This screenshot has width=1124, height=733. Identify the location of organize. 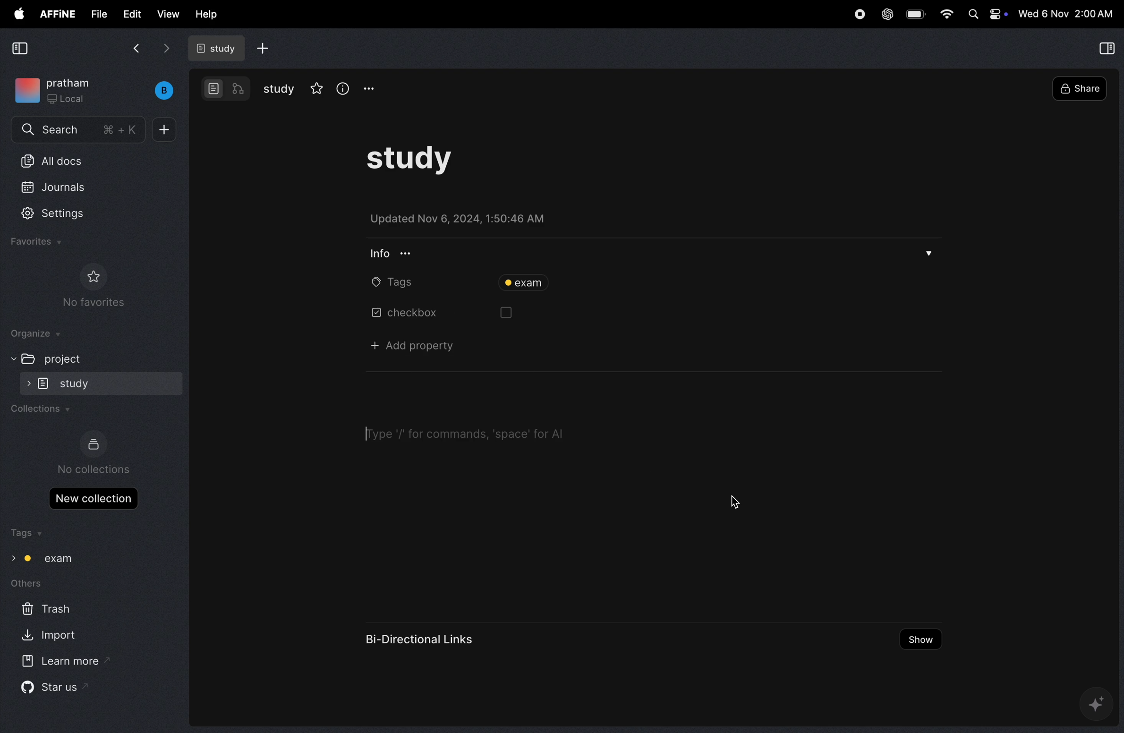
(31, 334).